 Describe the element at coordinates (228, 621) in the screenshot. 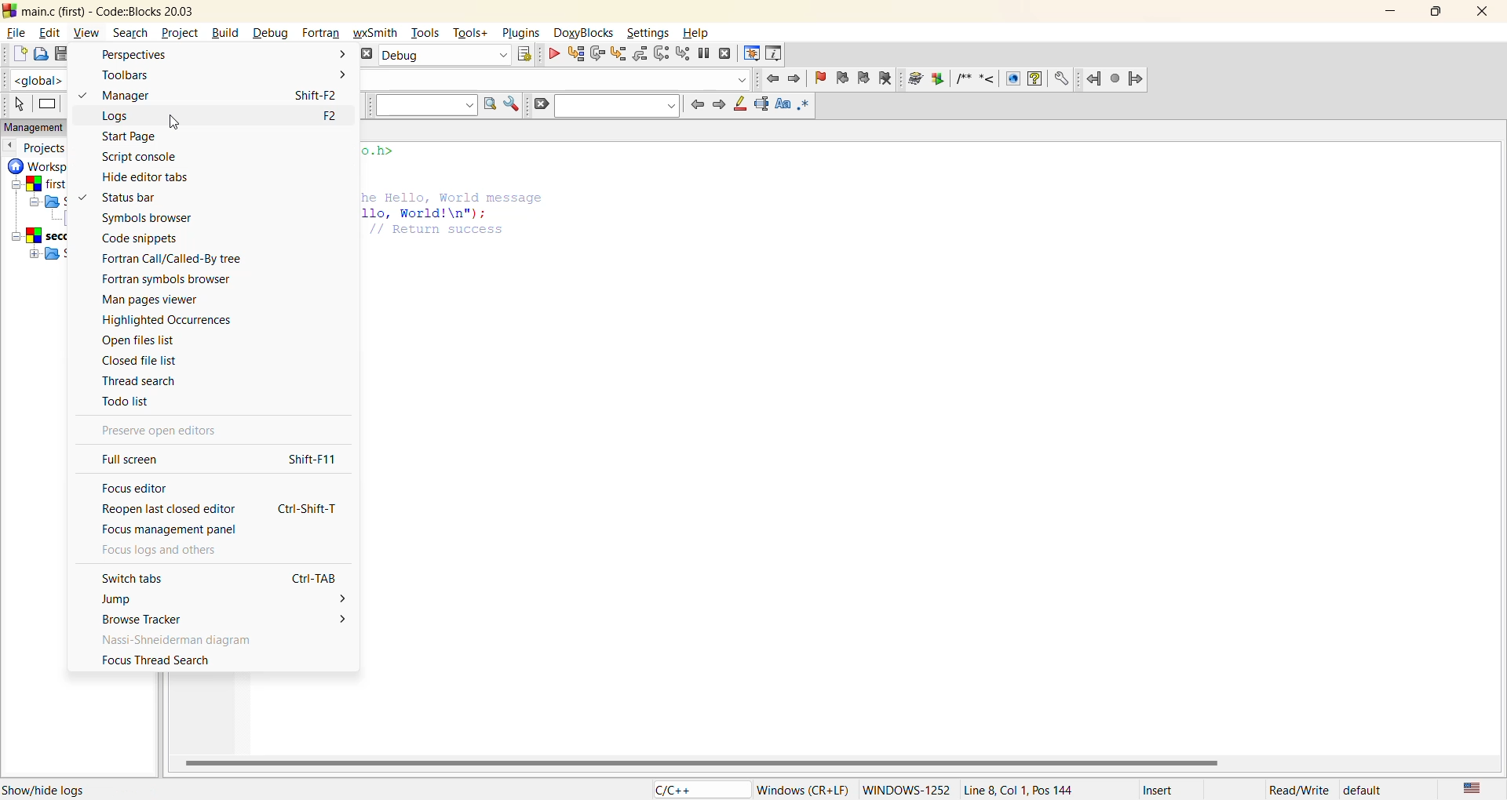

I see `browse tracker` at that location.